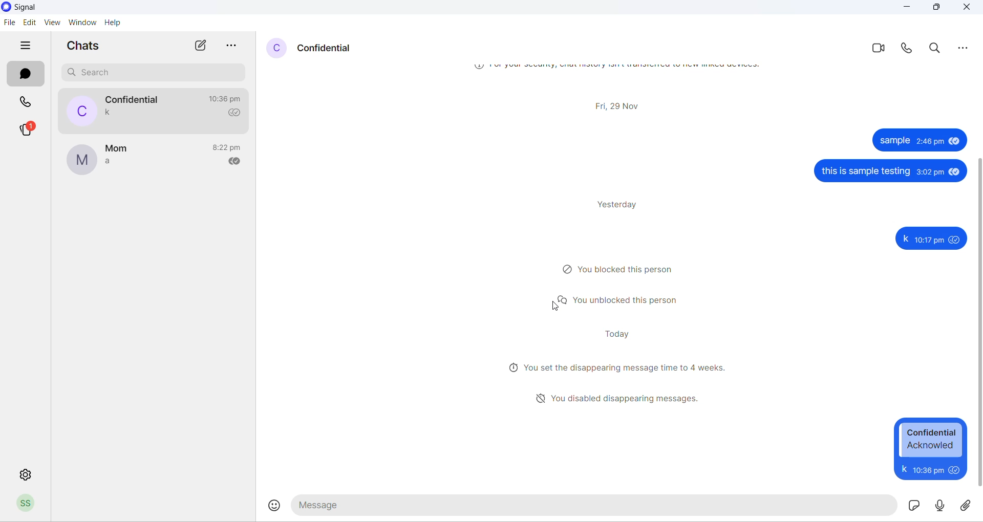 This screenshot has width=983, height=522. Describe the element at coordinates (965, 47) in the screenshot. I see `more options` at that location.